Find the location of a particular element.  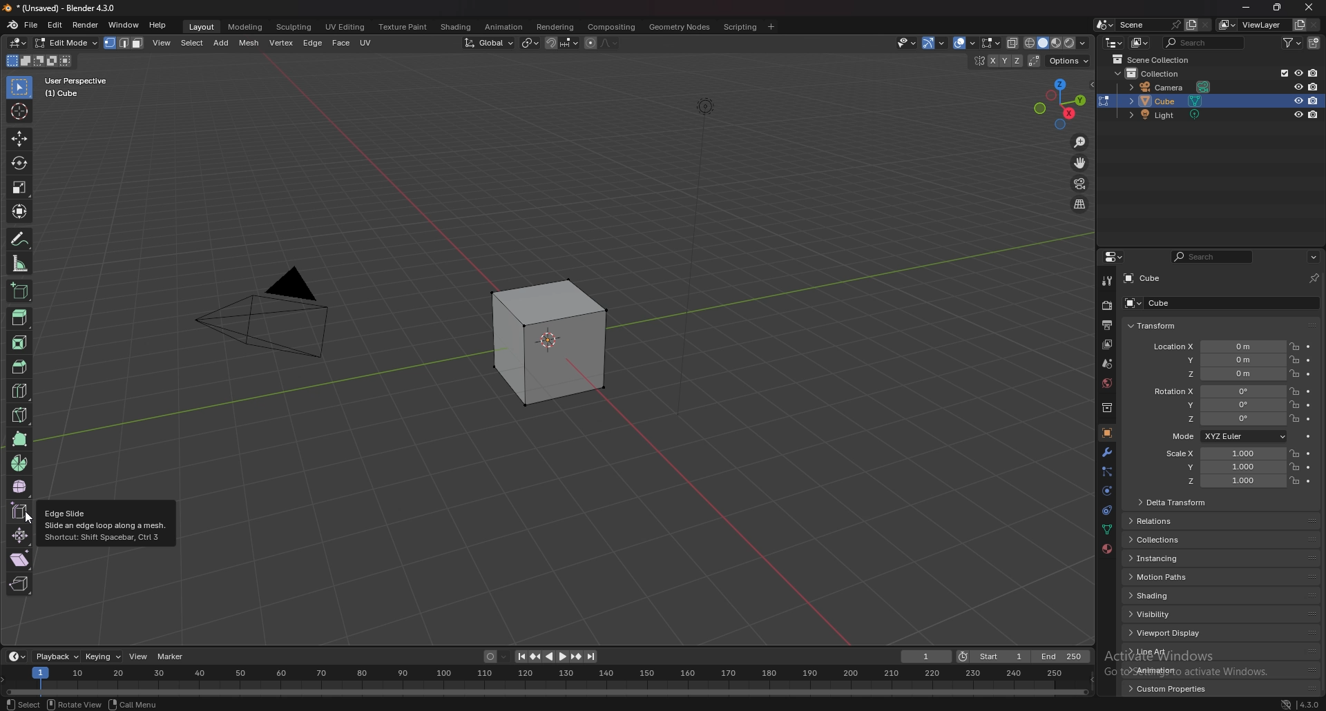

object is located at coordinates (1107, 433).